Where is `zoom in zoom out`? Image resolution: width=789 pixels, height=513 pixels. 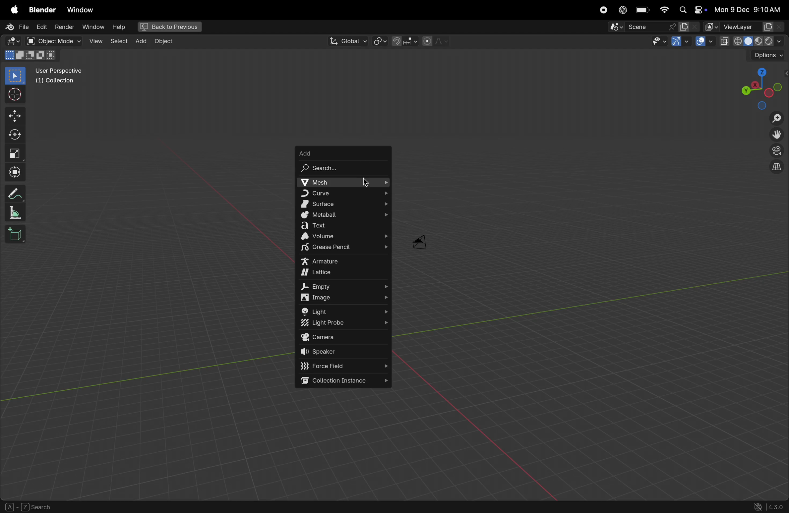 zoom in zoom out is located at coordinates (779, 118).